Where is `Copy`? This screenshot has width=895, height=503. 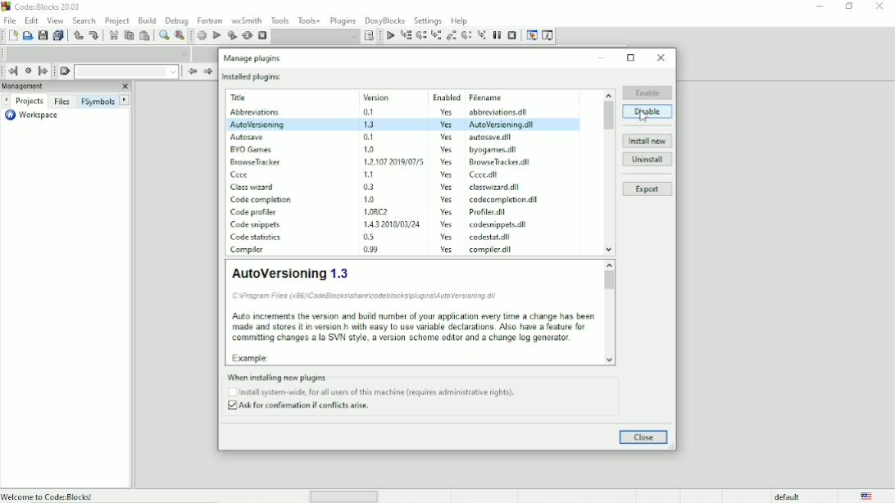 Copy is located at coordinates (129, 35).